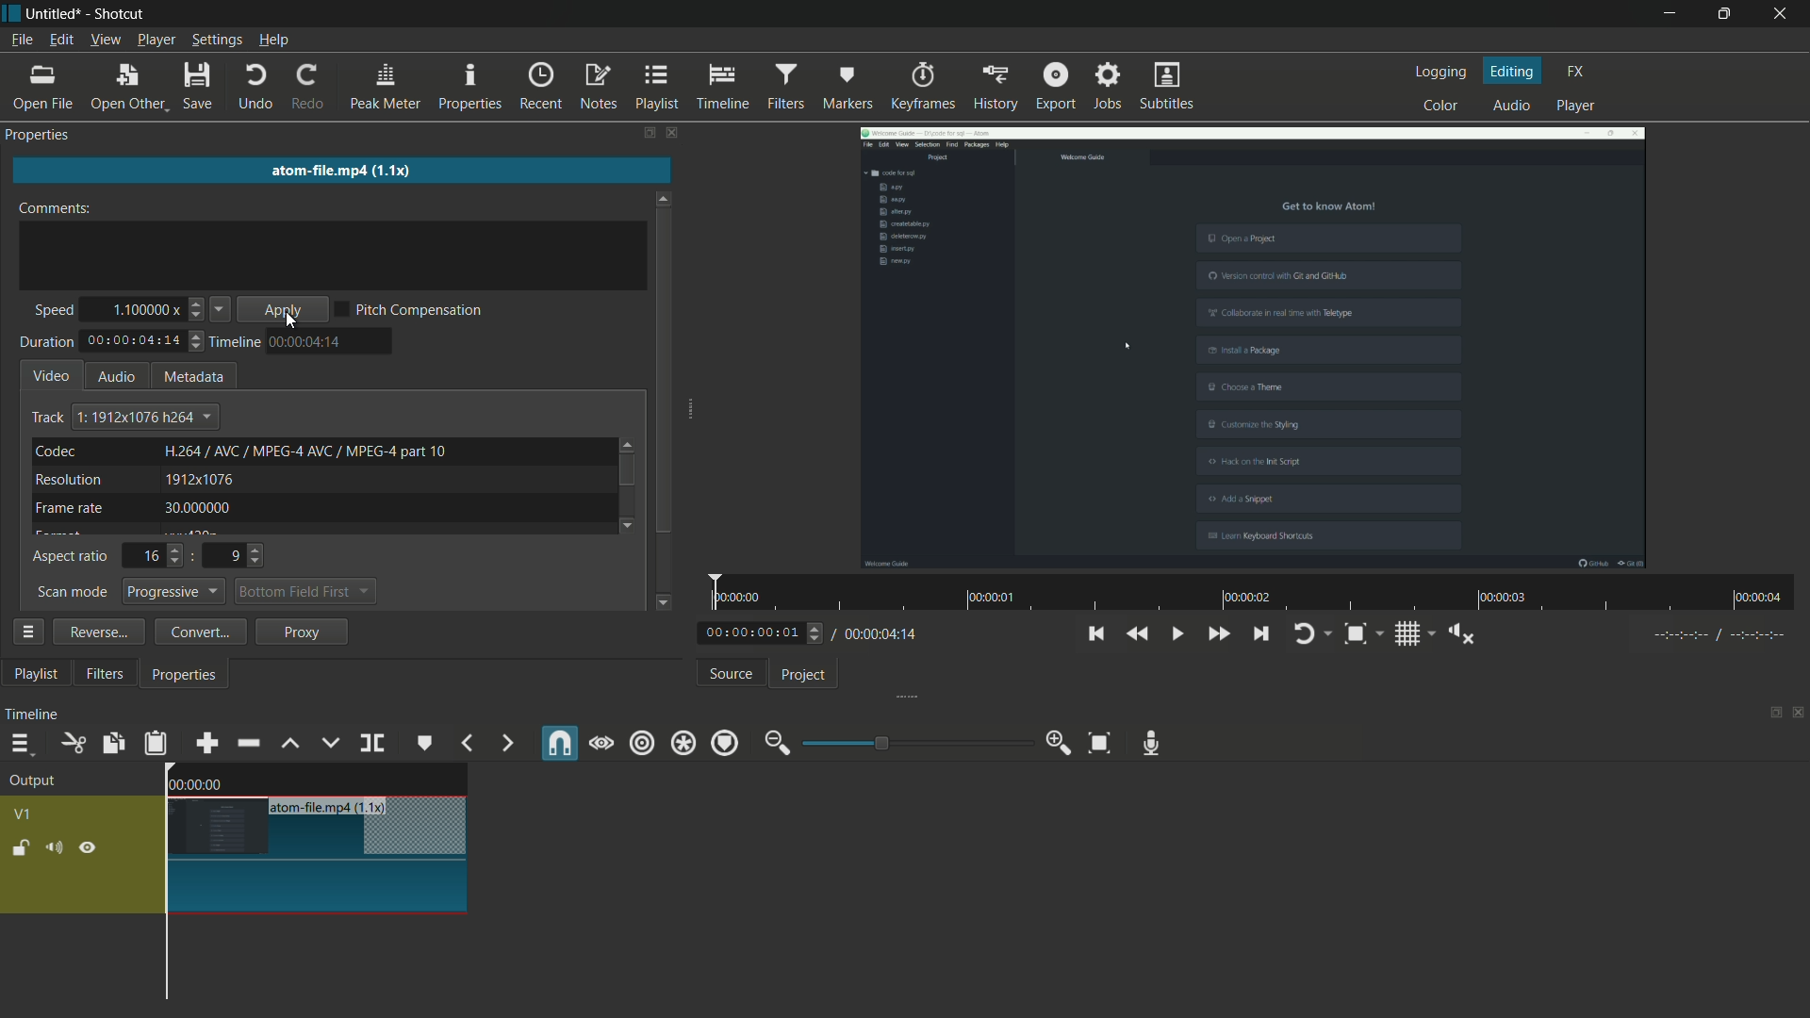  Describe the element at coordinates (442, 220) in the screenshot. I see `cursor` at that location.